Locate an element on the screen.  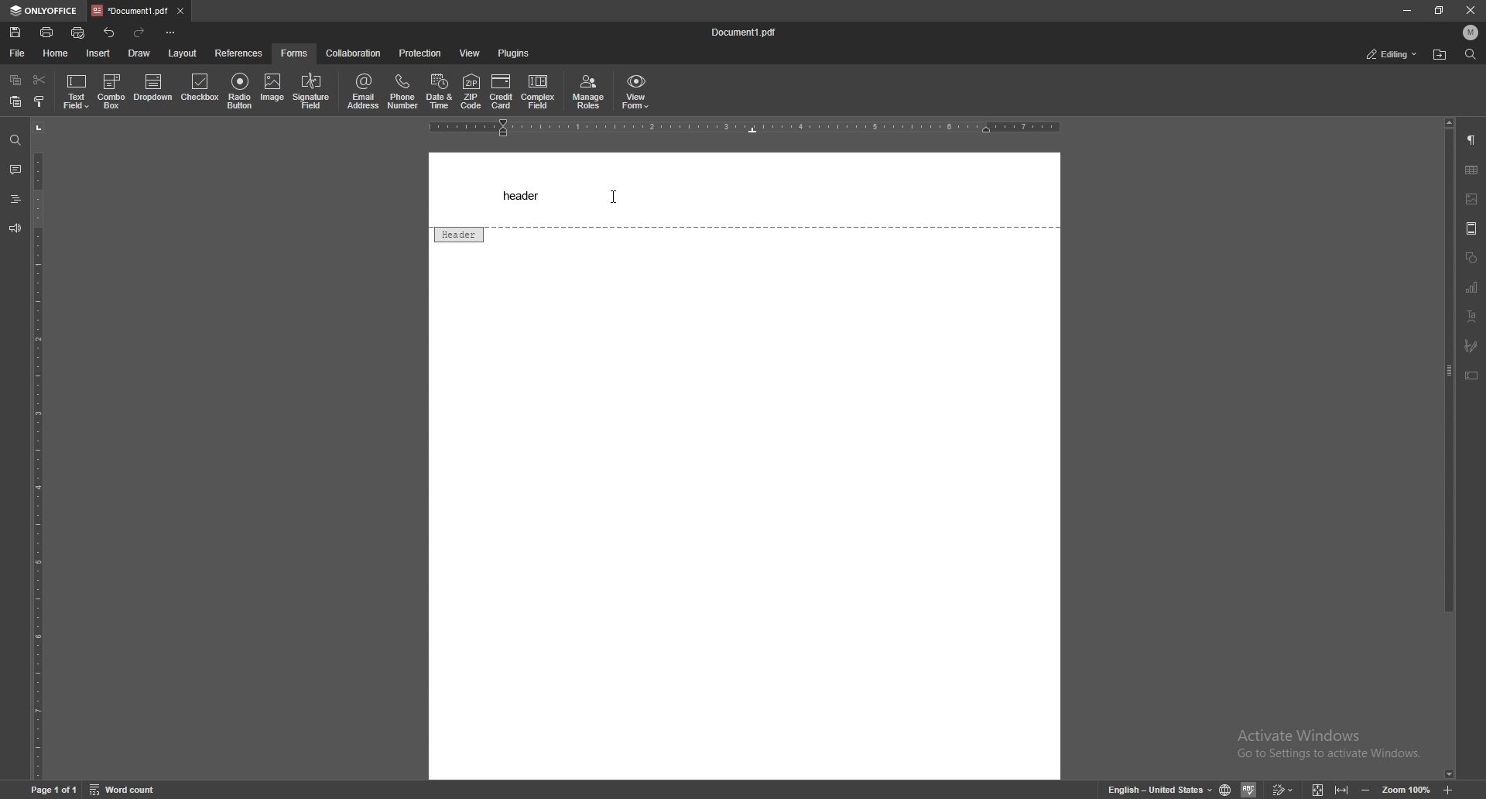
chart is located at coordinates (1473, 286).